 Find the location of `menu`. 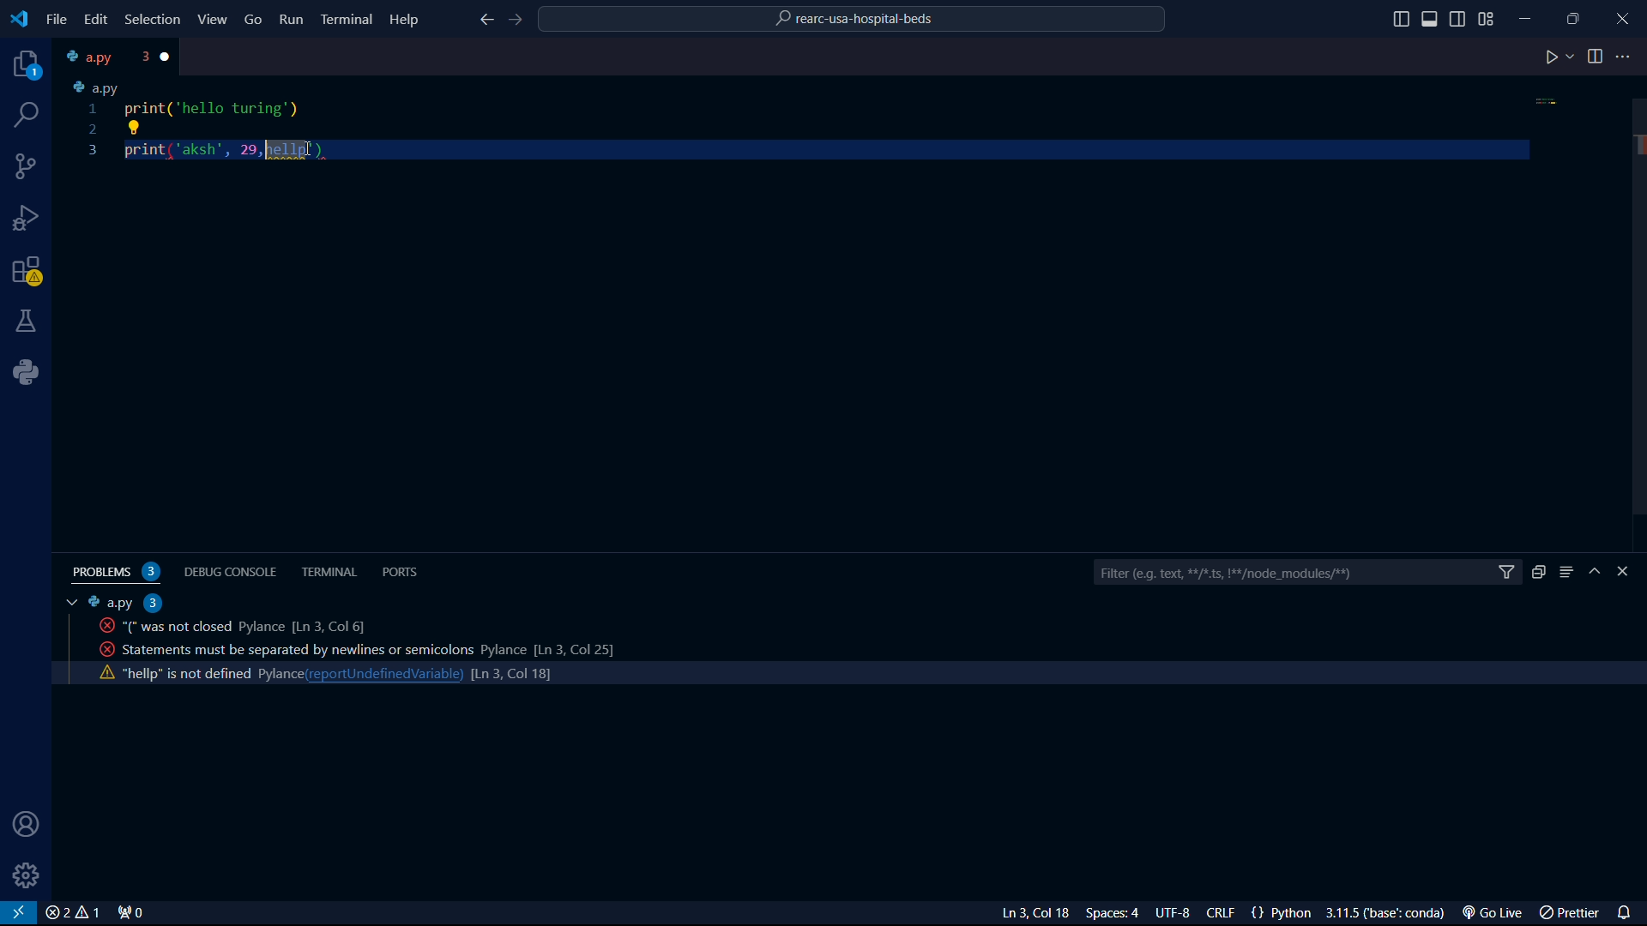

menu is located at coordinates (1566, 572).